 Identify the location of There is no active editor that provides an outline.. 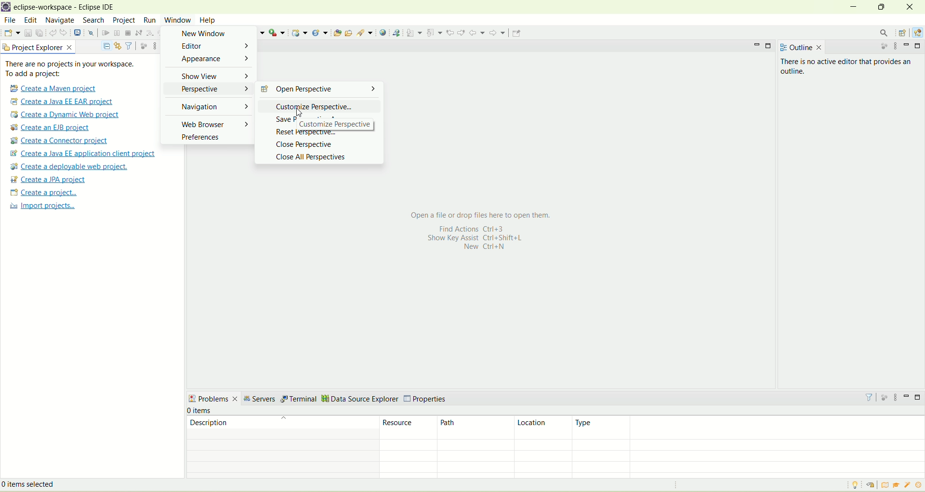
(831, 74).